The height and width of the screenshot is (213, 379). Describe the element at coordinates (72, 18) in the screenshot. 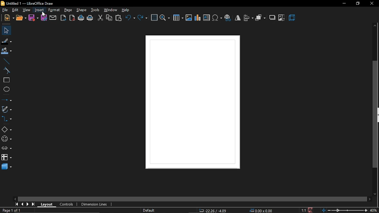

I see `export as pdf` at that location.